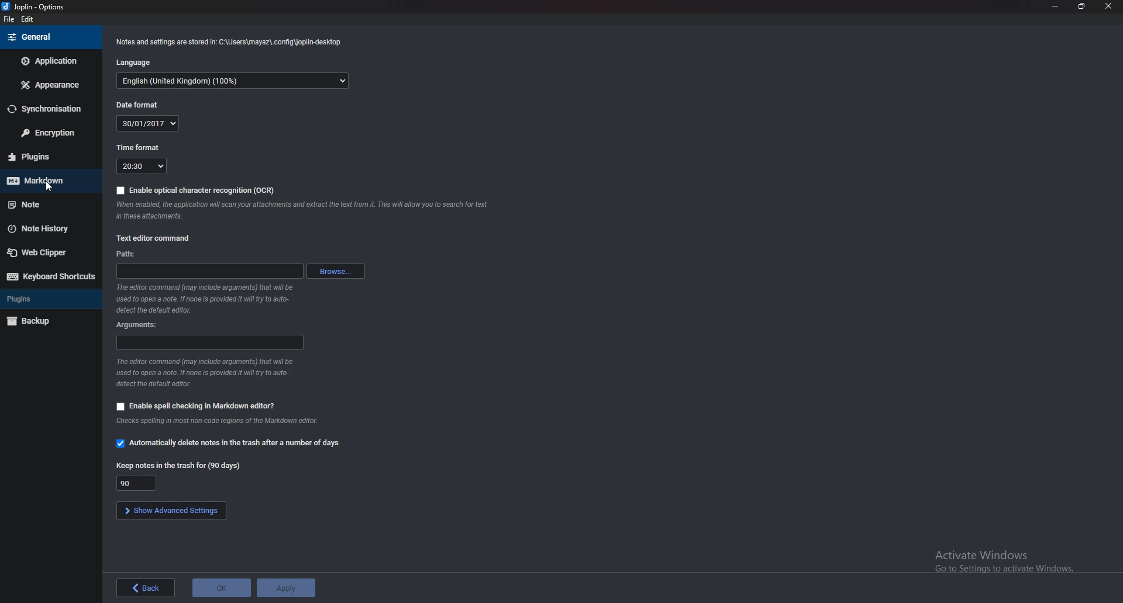  I want to click on 20:30, so click(143, 166).